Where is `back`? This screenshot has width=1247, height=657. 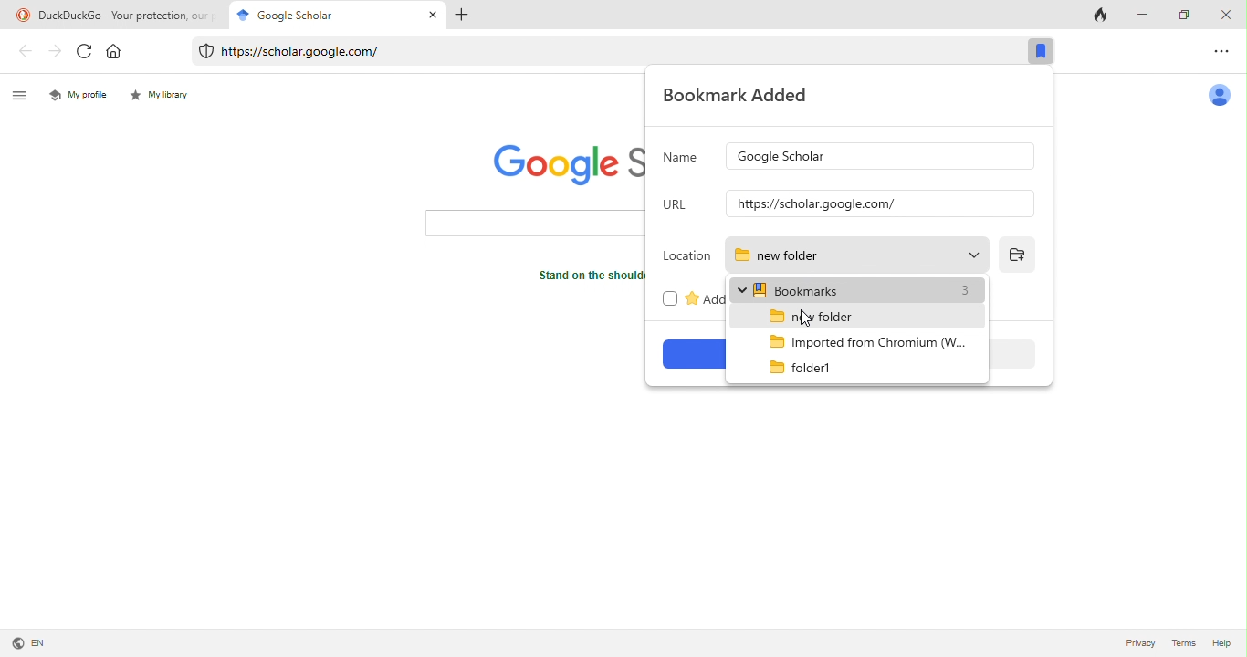 back is located at coordinates (22, 51).